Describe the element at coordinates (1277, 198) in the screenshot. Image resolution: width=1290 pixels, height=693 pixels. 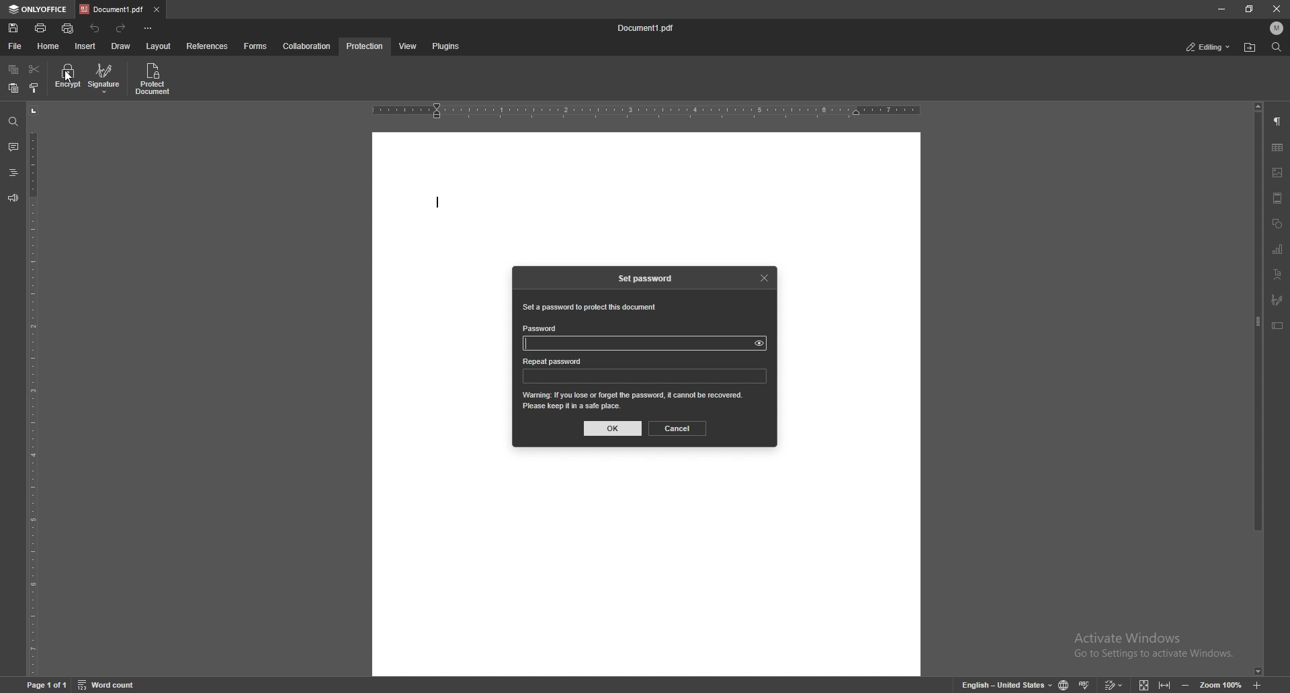
I see `header and footer` at that location.